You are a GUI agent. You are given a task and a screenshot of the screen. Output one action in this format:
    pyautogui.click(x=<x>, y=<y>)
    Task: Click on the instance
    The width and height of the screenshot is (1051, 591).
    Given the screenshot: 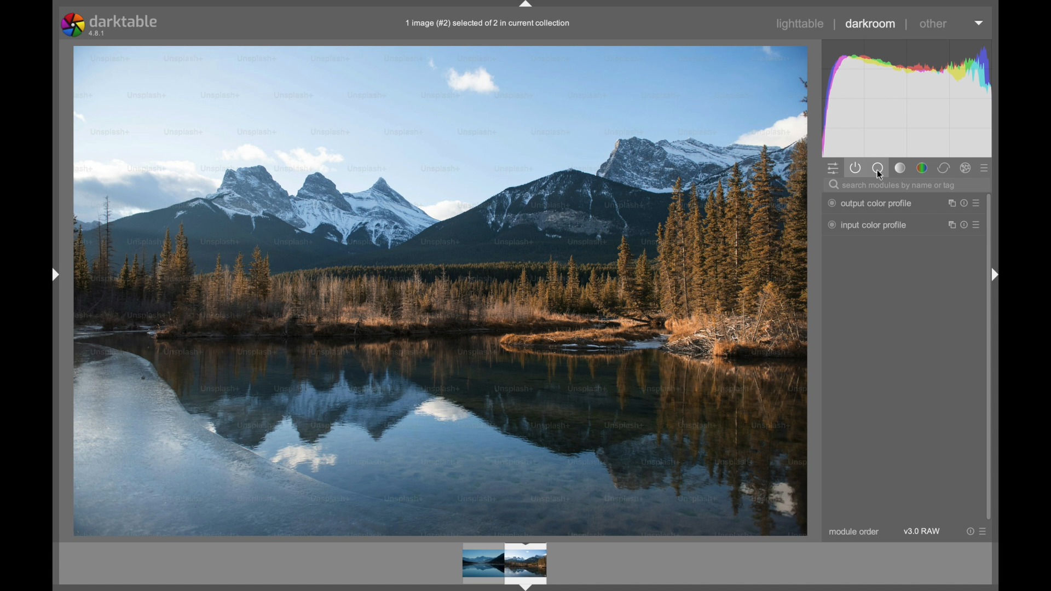 What is the action you would take?
    pyautogui.click(x=949, y=224)
    